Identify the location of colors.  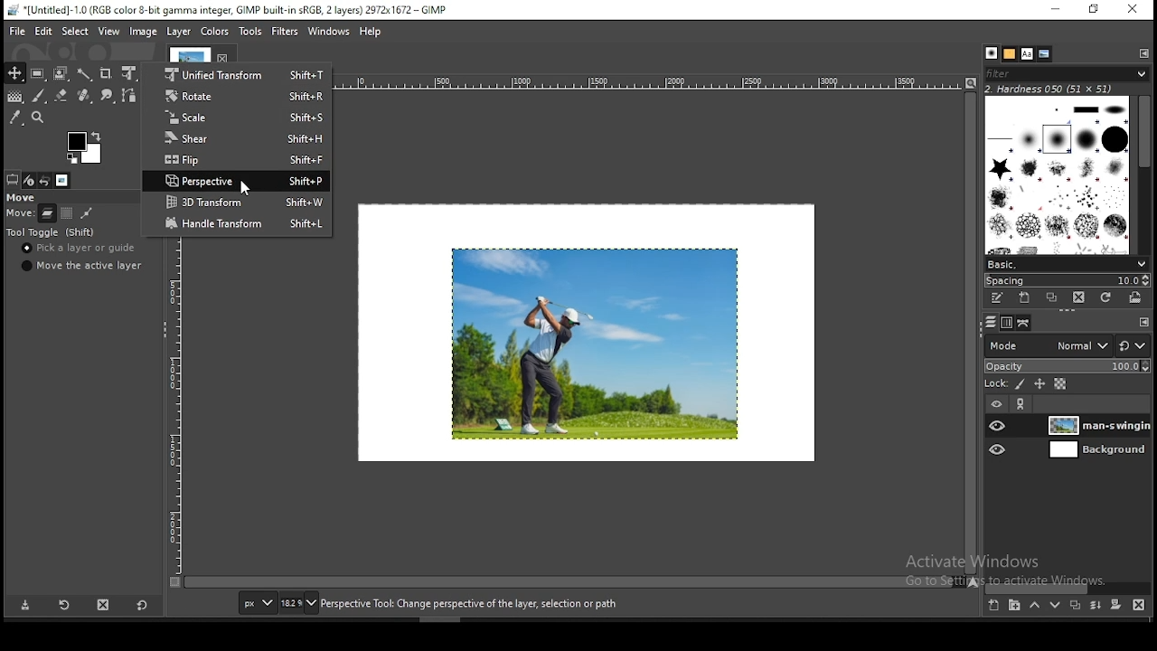
(85, 147).